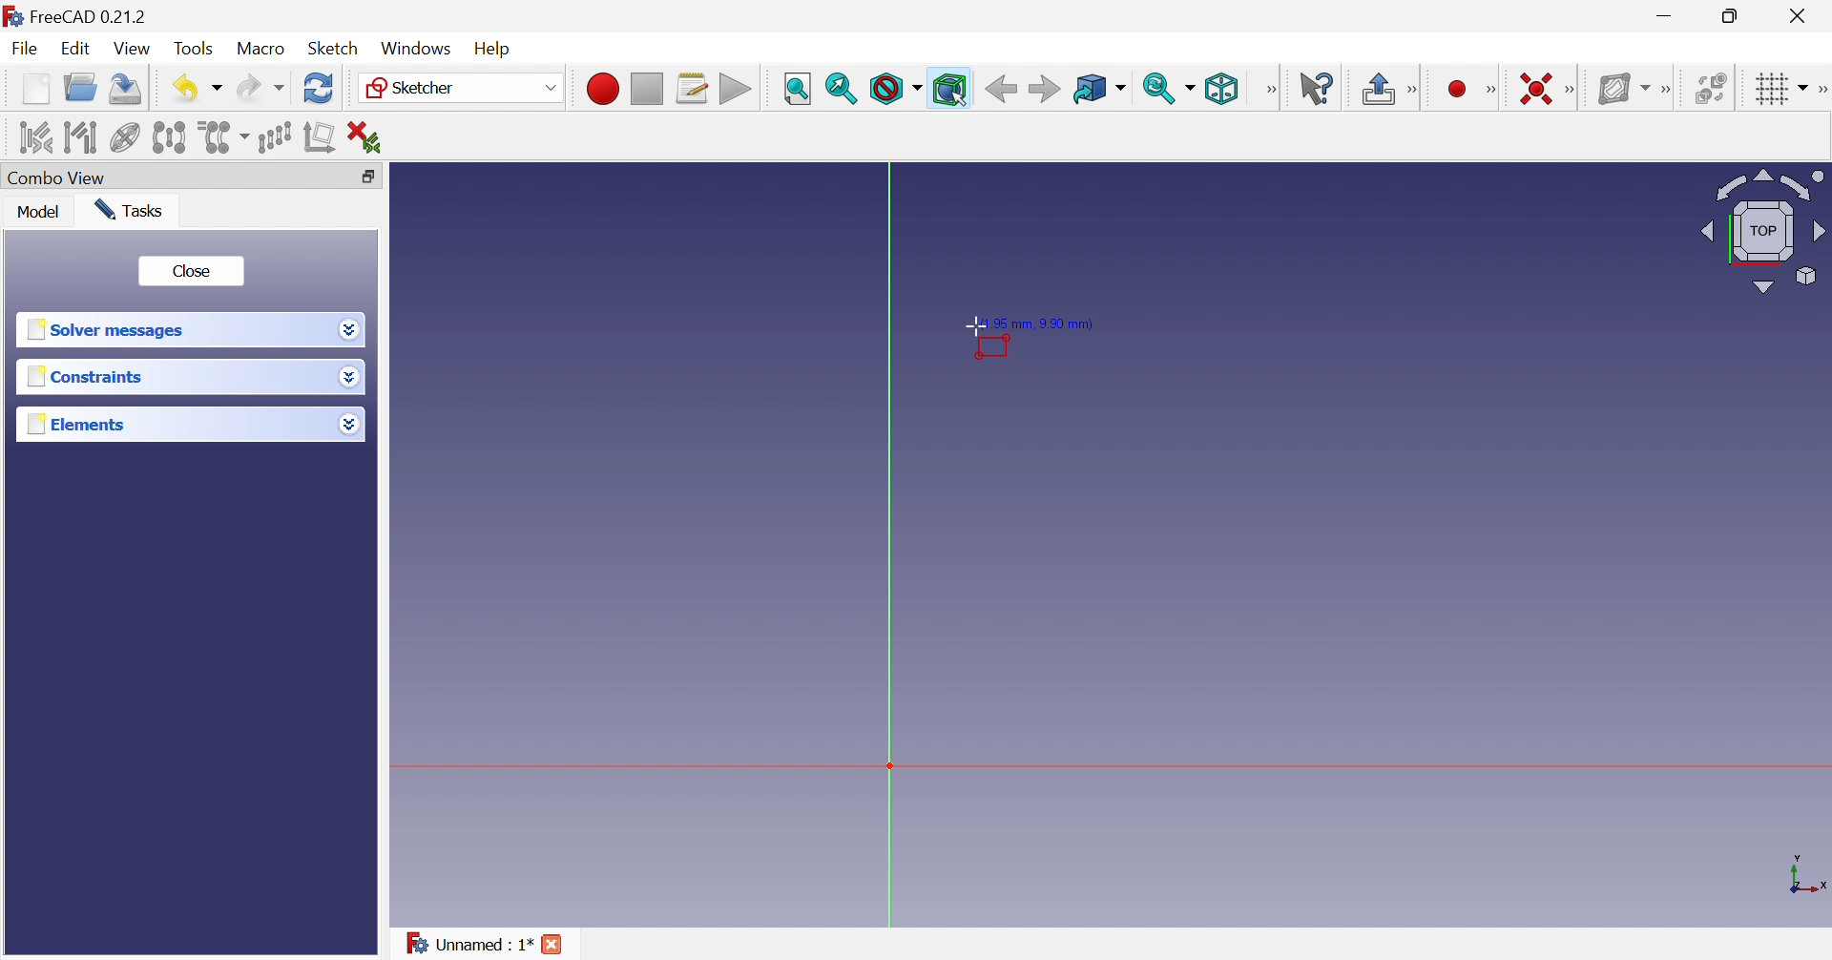 The image size is (1832, 960). What do you see at coordinates (895, 88) in the screenshot?
I see `Draw style` at bounding box center [895, 88].